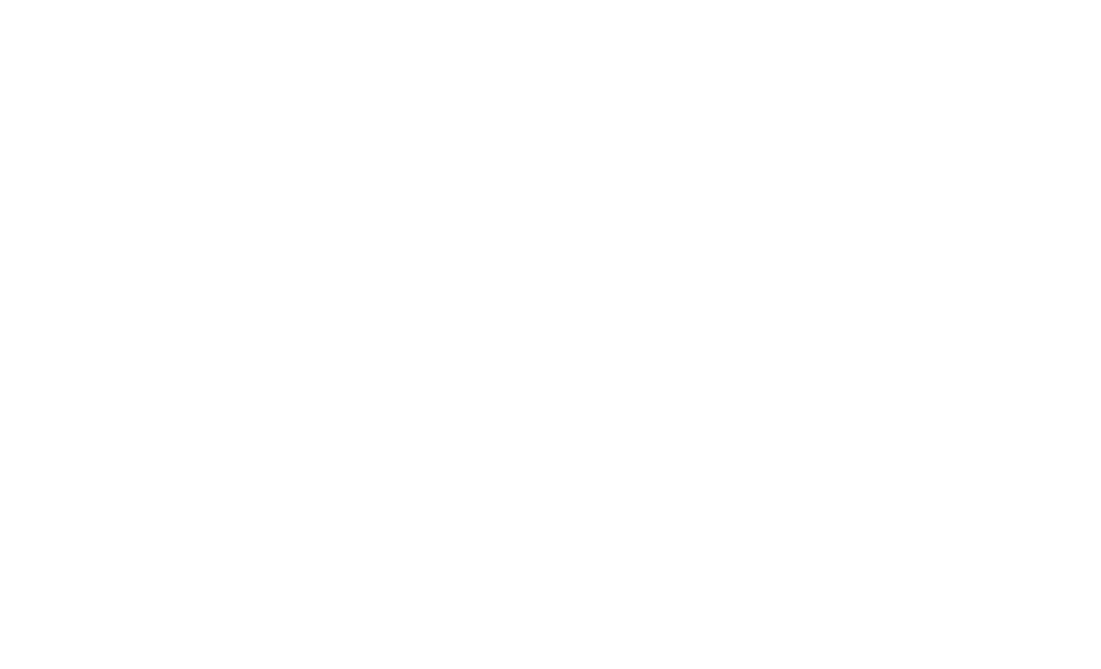 The image size is (1101, 669). I want to click on Locked, so click(411, 466).